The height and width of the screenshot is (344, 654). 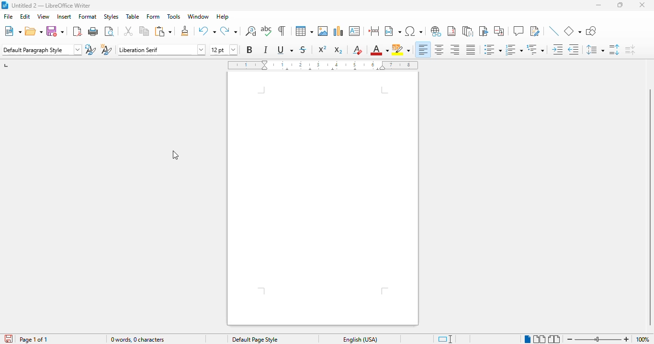 I want to click on insert field, so click(x=393, y=31).